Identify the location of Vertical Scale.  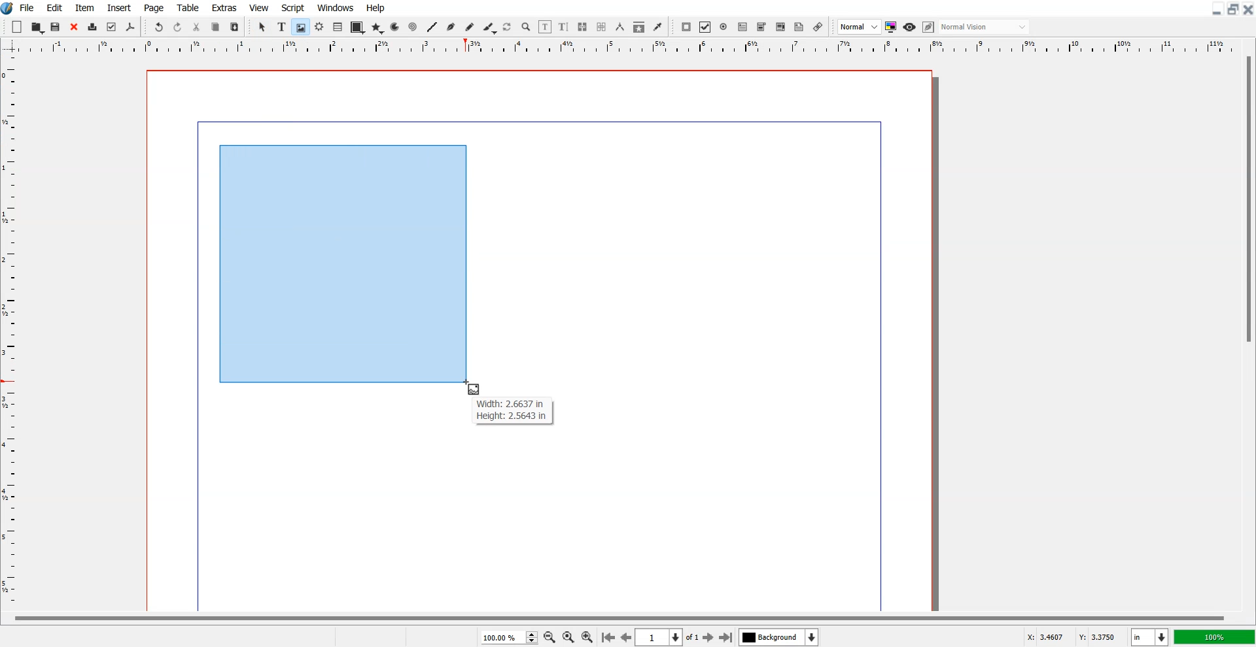
(628, 47).